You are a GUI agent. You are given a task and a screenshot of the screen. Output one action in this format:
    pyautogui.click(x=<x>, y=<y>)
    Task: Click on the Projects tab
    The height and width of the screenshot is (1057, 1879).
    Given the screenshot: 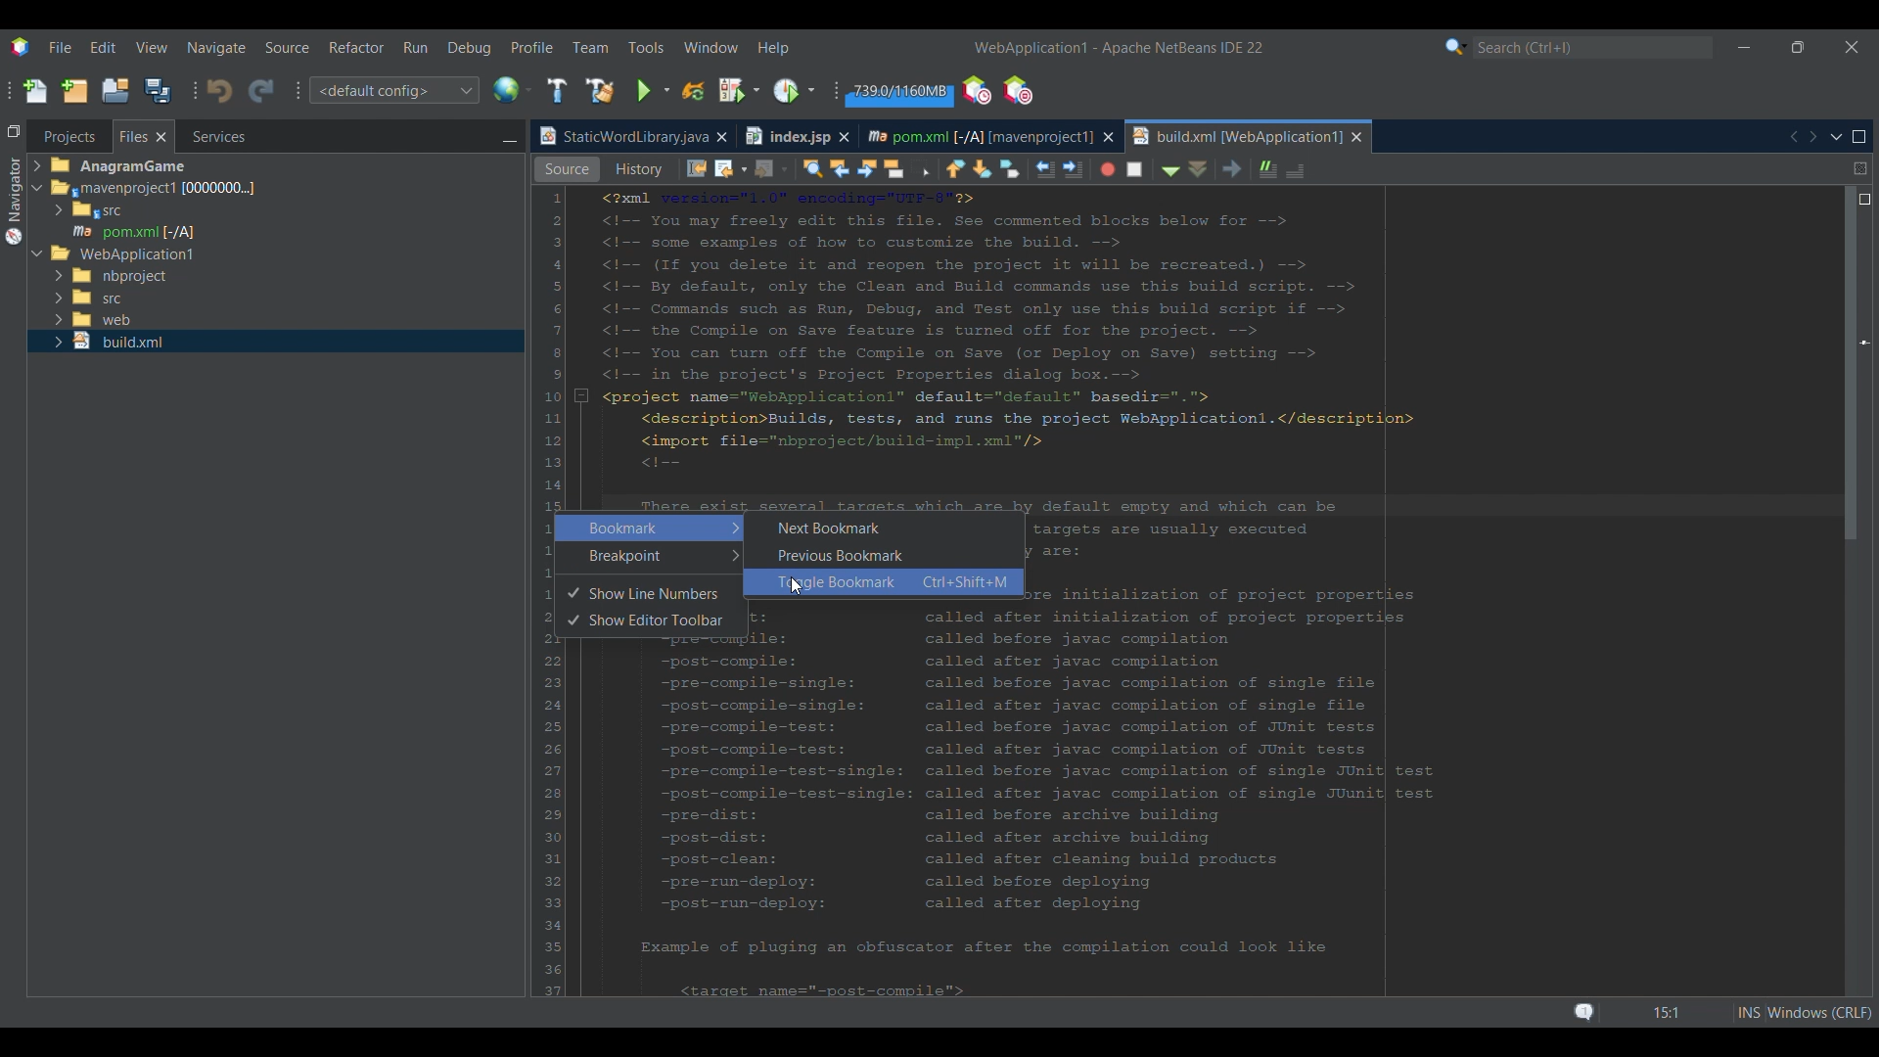 What is the action you would take?
    pyautogui.click(x=69, y=136)
    